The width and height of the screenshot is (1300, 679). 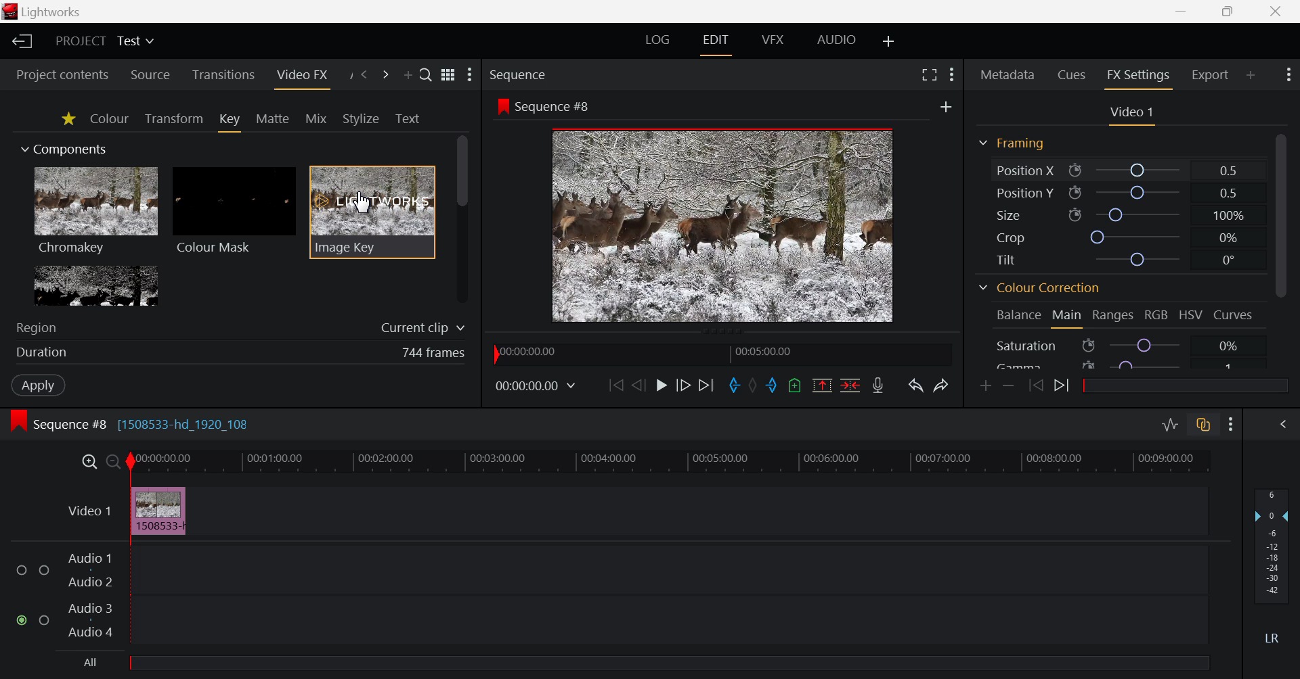 What do you see at coordinates (502, 106) in the screenshot?
I see `icon` at bounding box center [502, 106].